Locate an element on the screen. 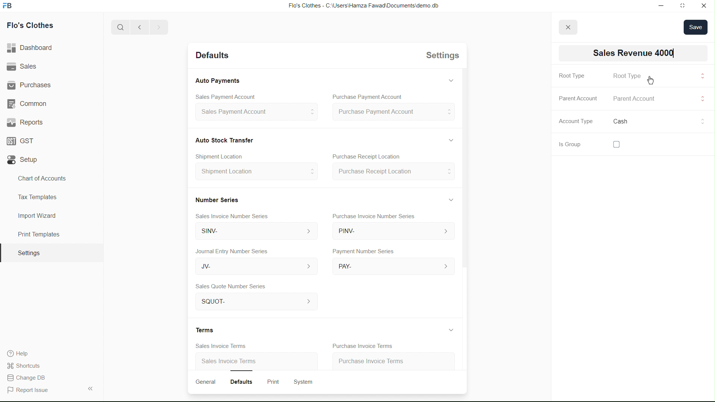 Image resolution: width=715 pixels, height=402 pixels. INew Account 03] is located at coordinates (634, 53).